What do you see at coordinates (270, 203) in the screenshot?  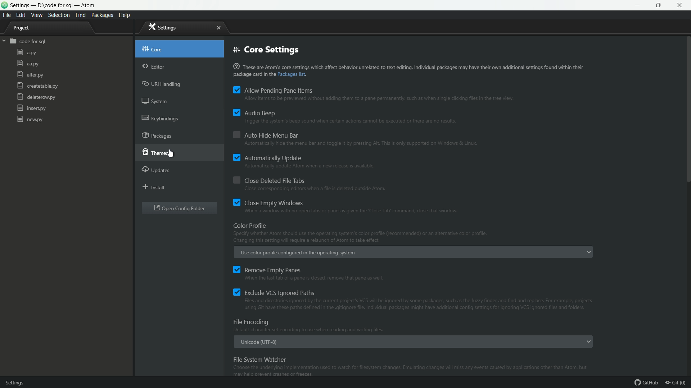 I see `close empty windows` at bounding box center [270, 203].